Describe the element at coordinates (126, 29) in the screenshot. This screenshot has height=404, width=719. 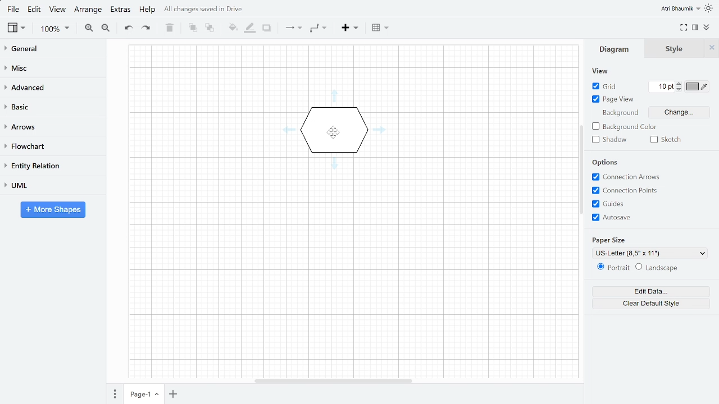
I see `Undo` at that location.